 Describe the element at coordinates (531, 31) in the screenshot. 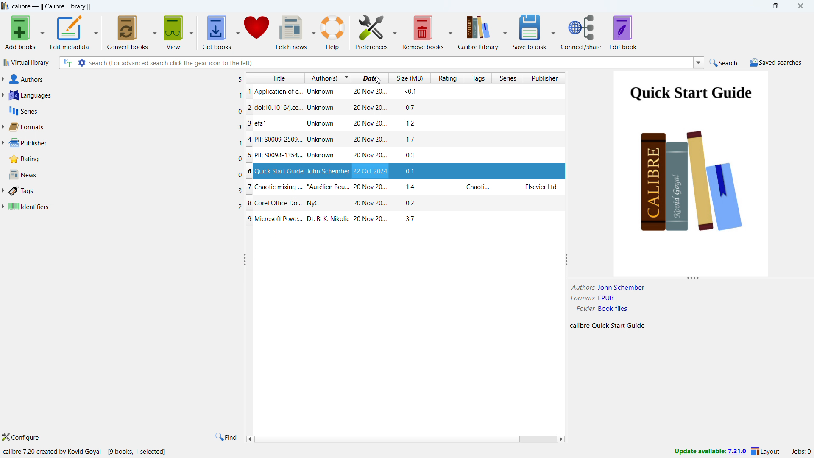

I see `save to disk` at that location.